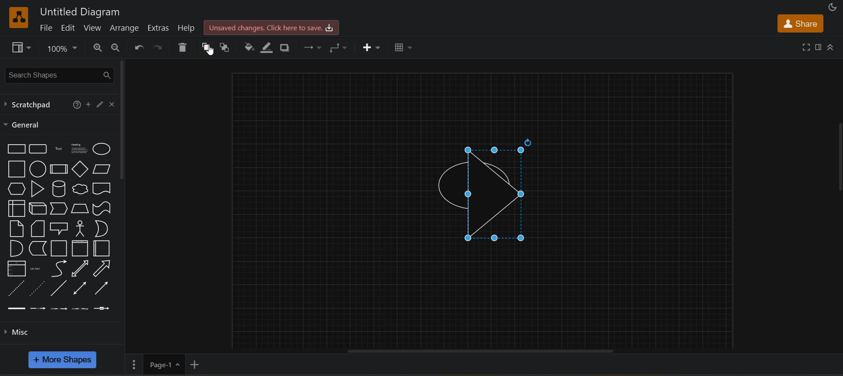 This screenshot has height=376, width=843. Describe the element at coordinates (59, 309) in the screenshot. I see `connector with 2 label` at that location.